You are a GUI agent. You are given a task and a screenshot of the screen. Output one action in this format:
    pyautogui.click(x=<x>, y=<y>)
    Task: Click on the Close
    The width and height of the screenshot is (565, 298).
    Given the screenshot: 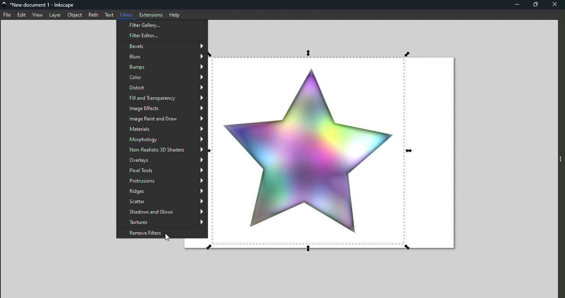 What is the action you would take?
    pyautogui.click(x=555, y=6)
    